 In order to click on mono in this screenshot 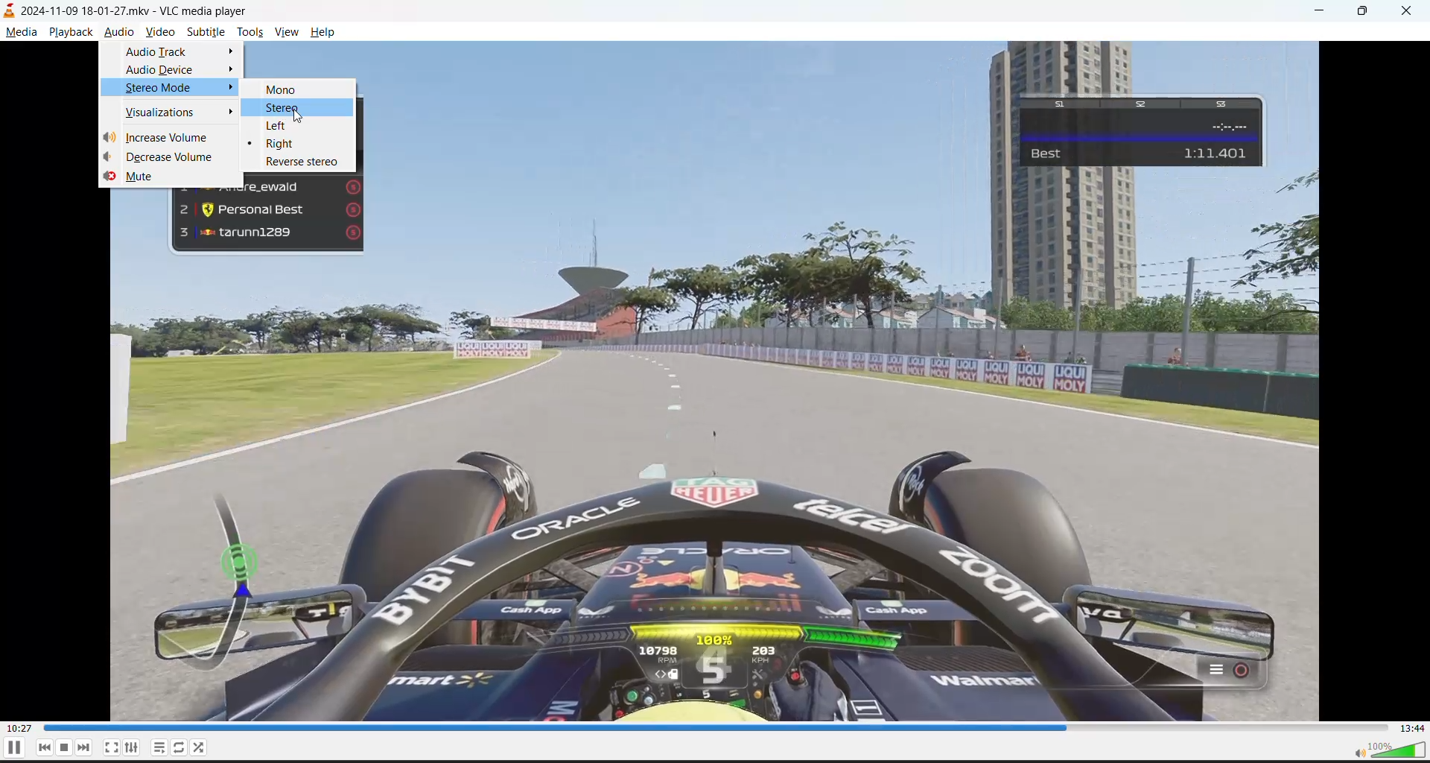, I will do `click(285, 90)`.